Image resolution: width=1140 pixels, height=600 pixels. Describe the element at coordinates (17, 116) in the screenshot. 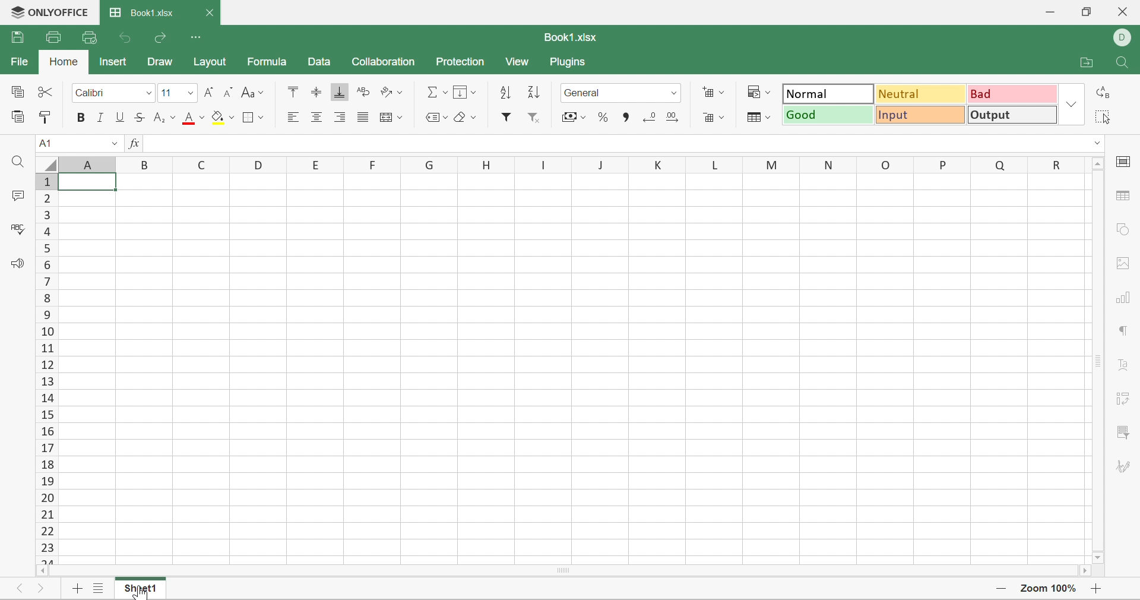

I see `Paste` at that location.